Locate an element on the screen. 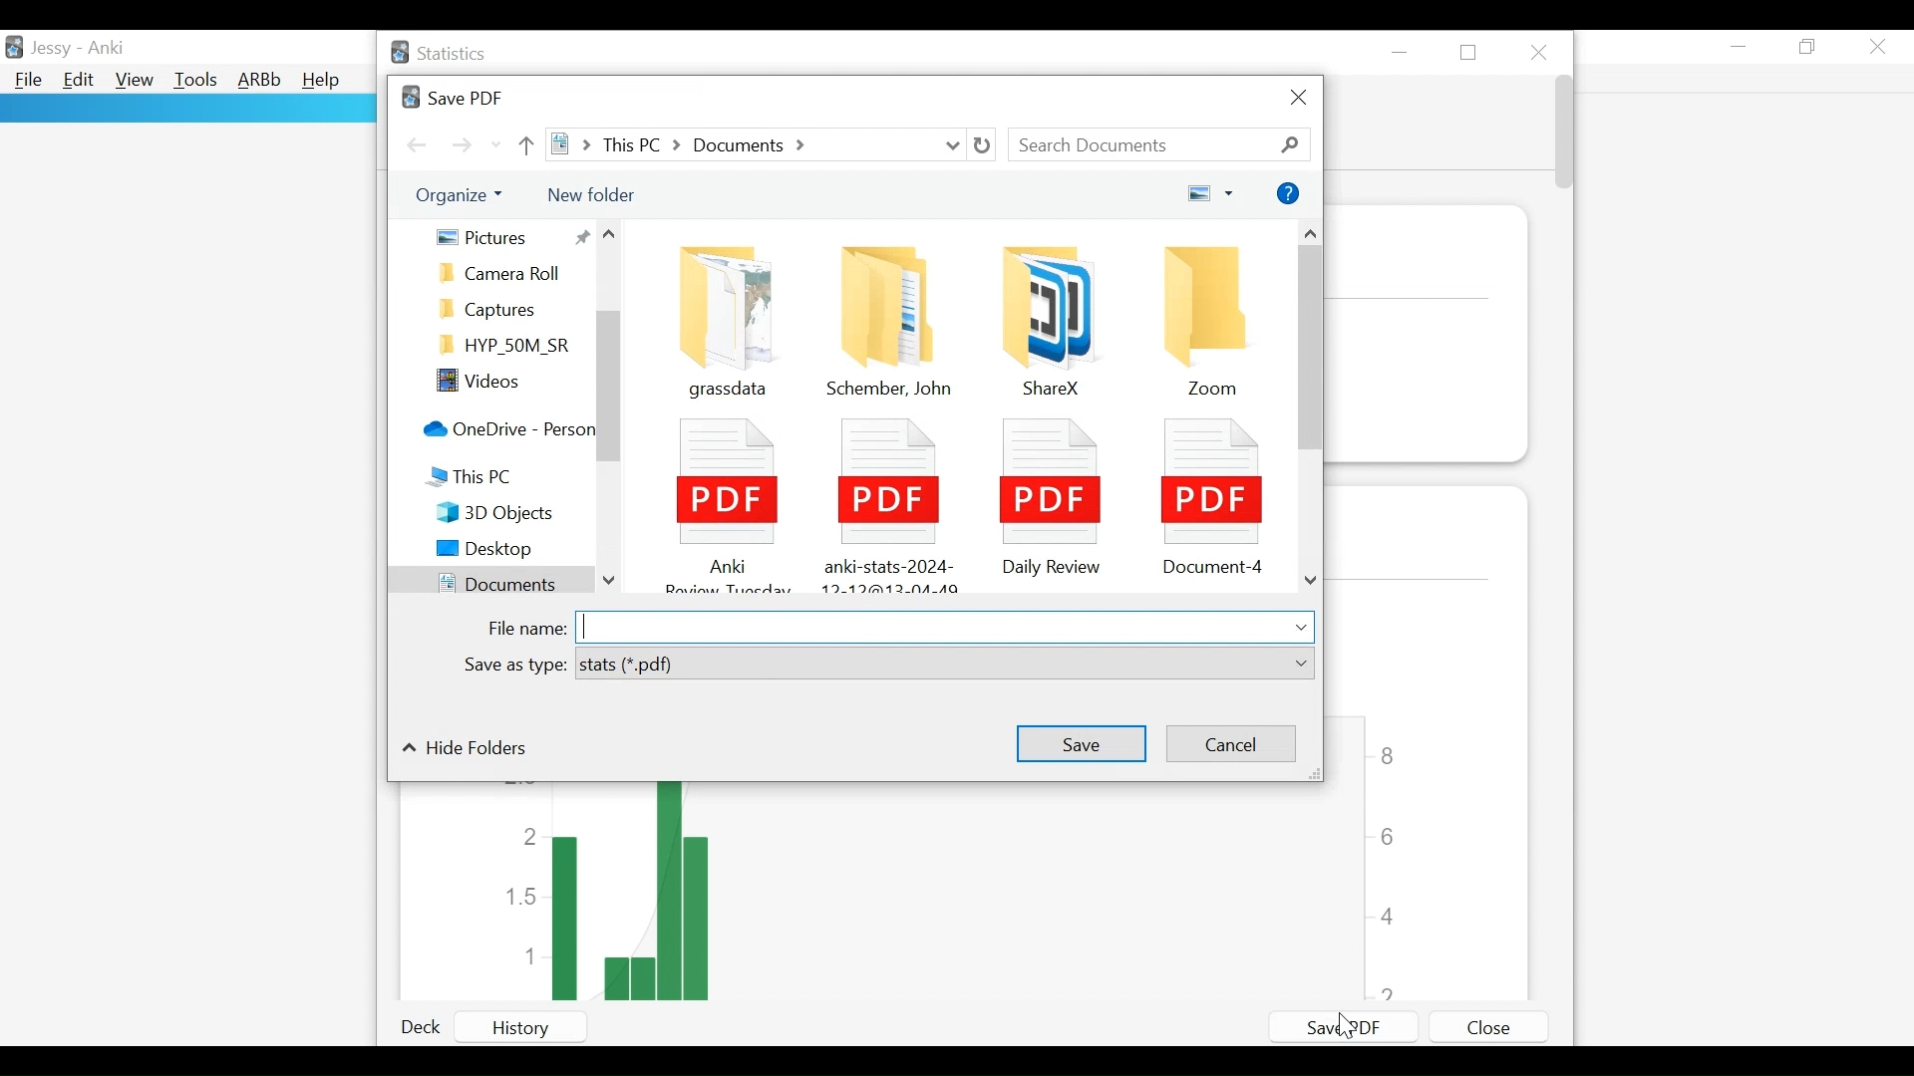 This screenshot has height=1076, width=1914. scroll up is located at coordinates (614, 237).